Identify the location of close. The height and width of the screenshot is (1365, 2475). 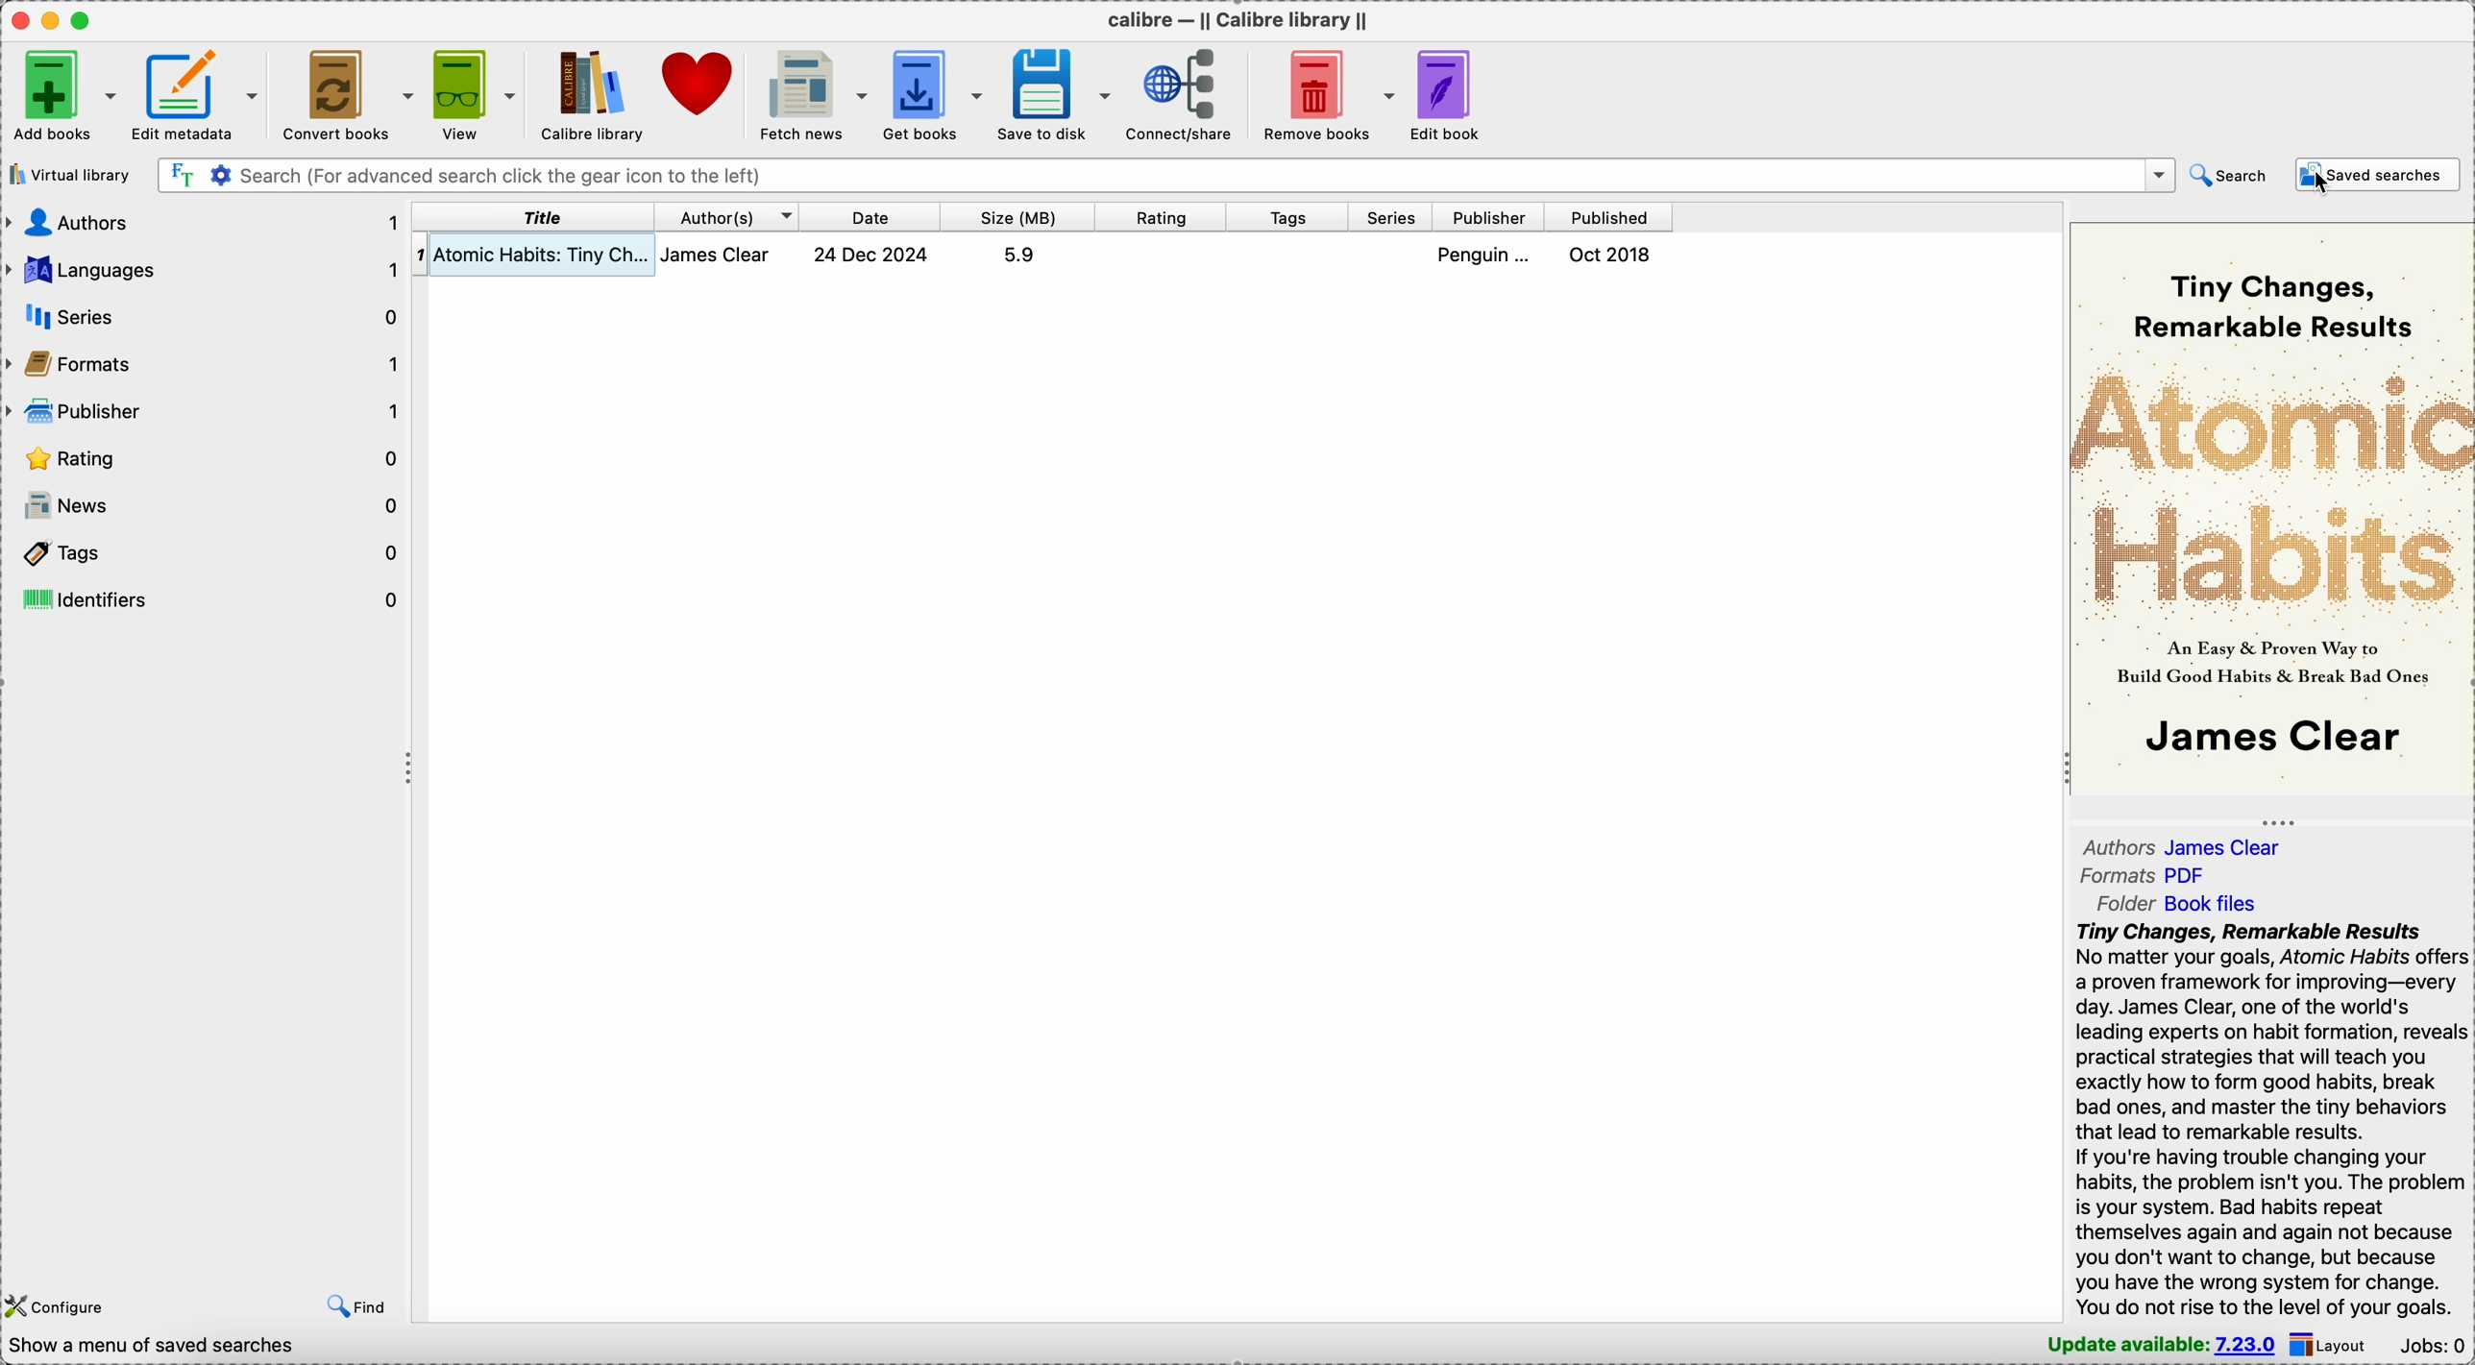
(18, 19).